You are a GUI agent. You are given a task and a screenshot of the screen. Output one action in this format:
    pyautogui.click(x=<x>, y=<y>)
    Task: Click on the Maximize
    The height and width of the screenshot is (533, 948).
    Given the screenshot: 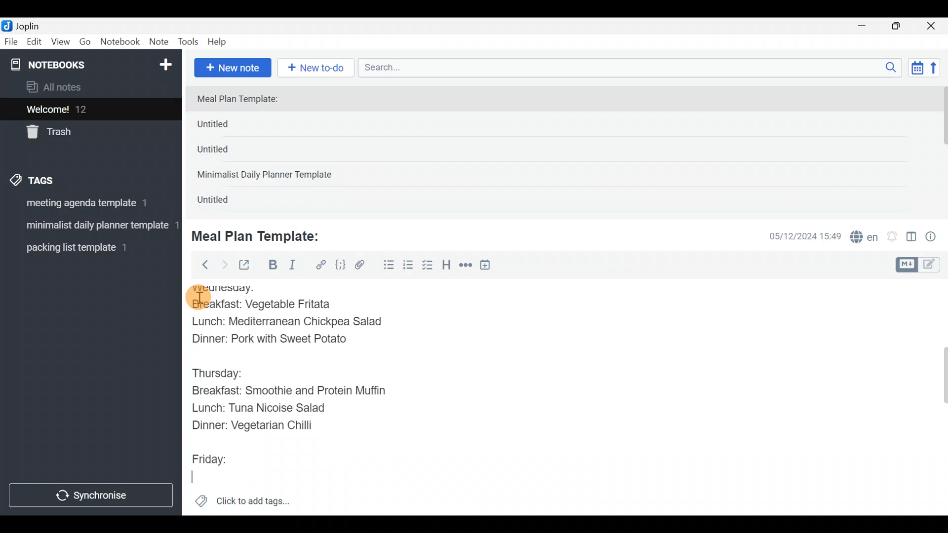 What is the action you would take?
    pyautogui.click(x=902, y=26)
    